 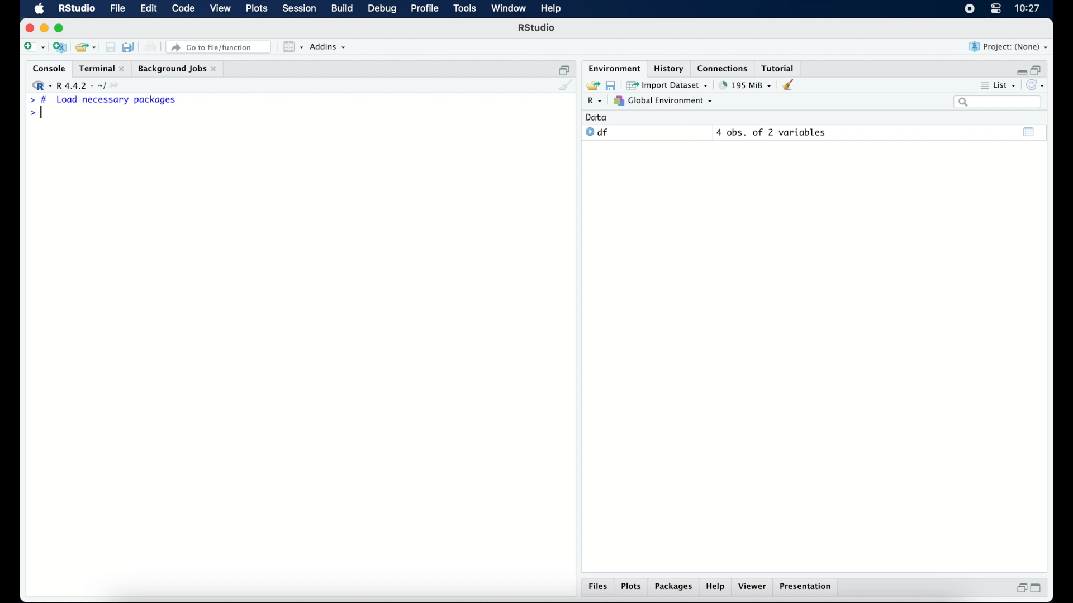 What do you see at coordinates (1027, 8) in the screenshot?
I see `10.27` at bounding box center [1027, 8].